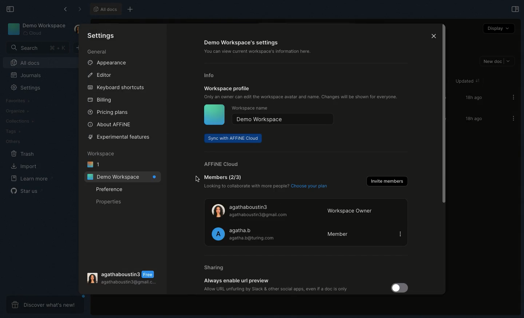 Image resolution: width=524 pixels, height=318 pixels. I want to click on Members (2/3), so click(268, 183).